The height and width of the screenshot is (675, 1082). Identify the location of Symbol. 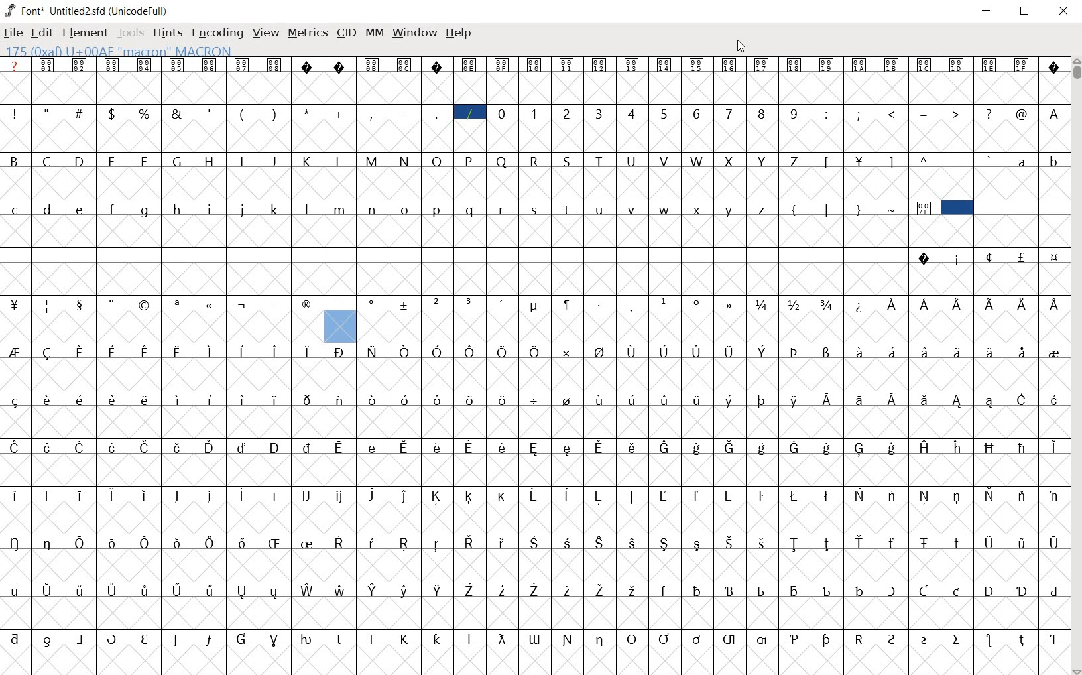
(568, 64).